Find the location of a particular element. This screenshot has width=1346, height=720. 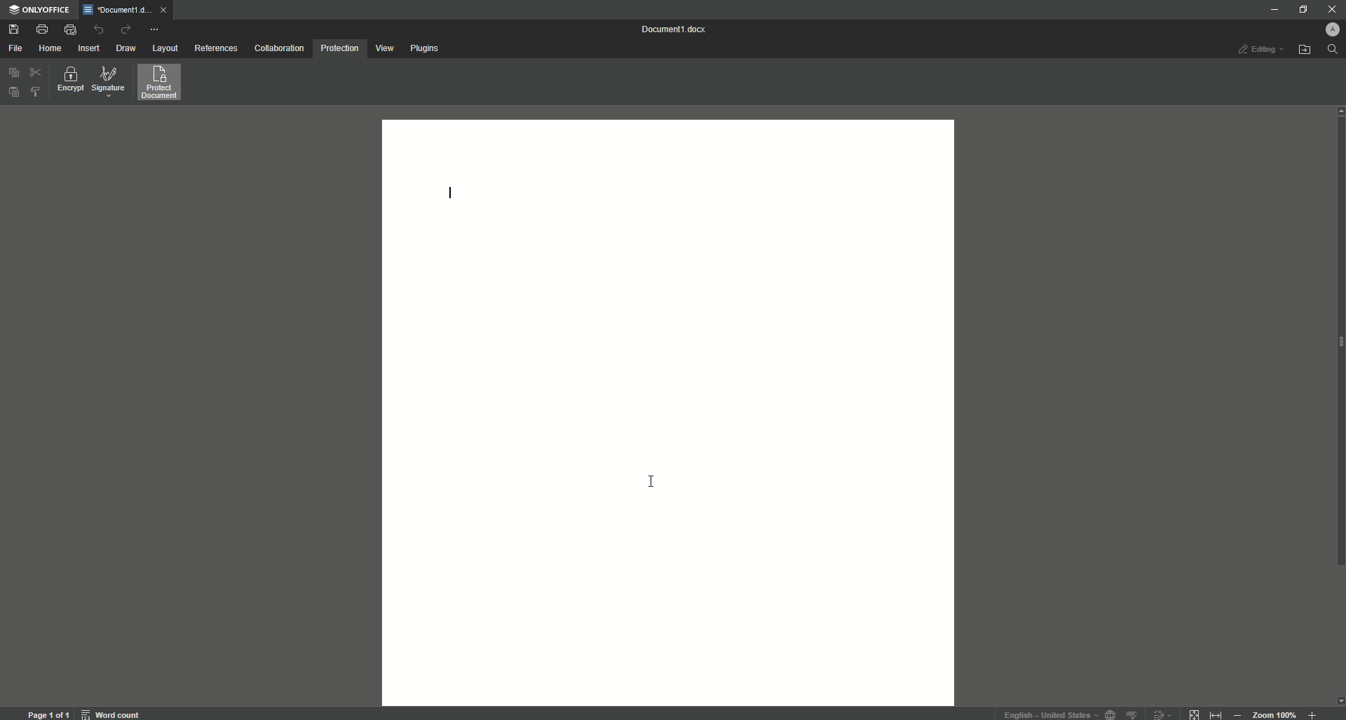

word count is located at coordinates (114, 712).